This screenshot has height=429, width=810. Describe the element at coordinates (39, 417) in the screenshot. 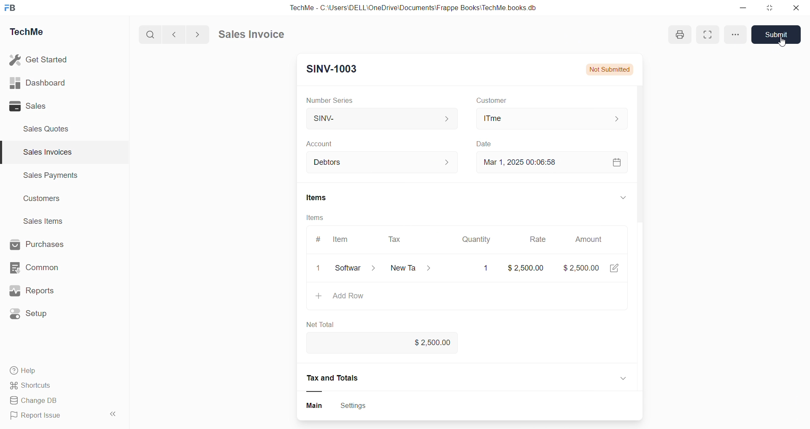

I see ` Report Issue` at that location.